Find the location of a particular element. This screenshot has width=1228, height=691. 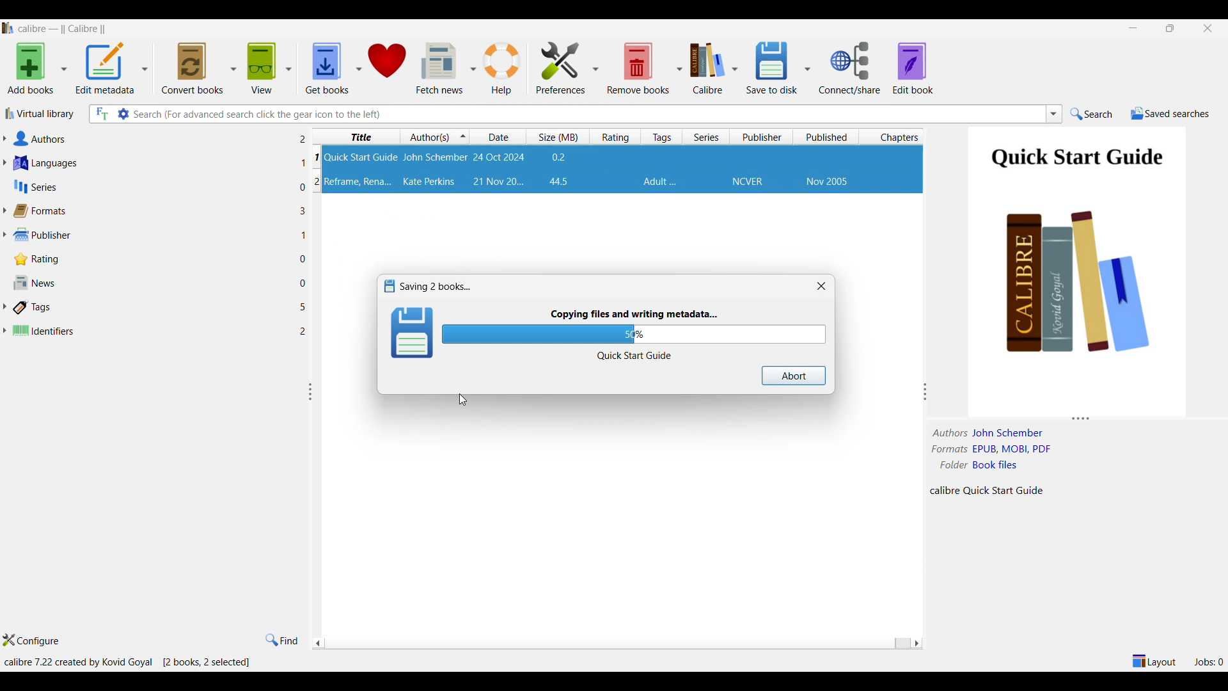

Calibre options is located at coordinates (714, 68).